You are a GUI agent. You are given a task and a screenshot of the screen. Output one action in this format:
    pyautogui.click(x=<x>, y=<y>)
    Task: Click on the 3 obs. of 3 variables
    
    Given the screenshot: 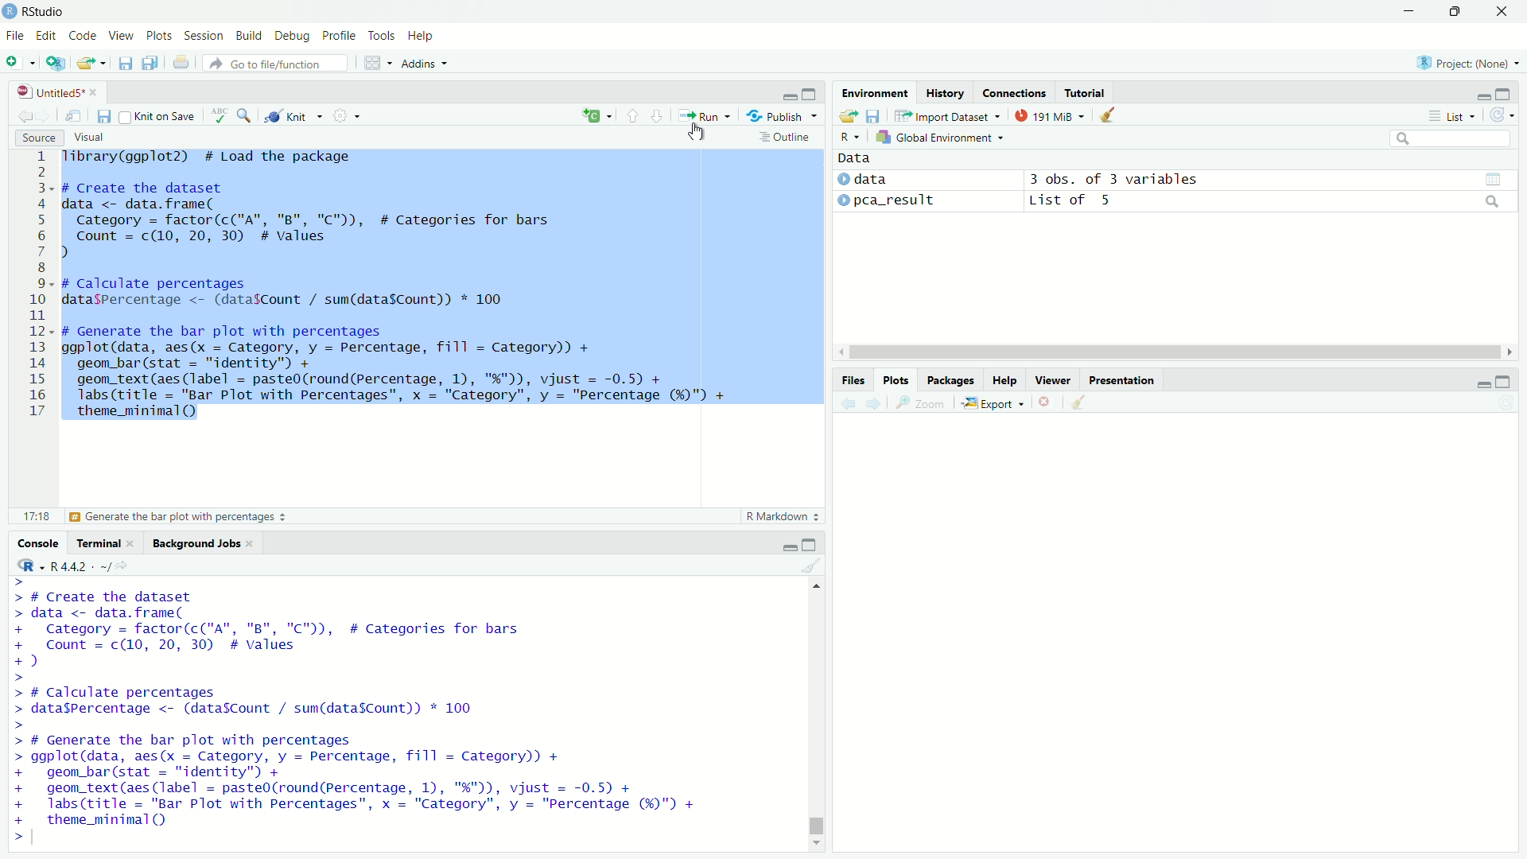 What is the action you would take?
    pyautogui.click(x=1270, y=179)
    